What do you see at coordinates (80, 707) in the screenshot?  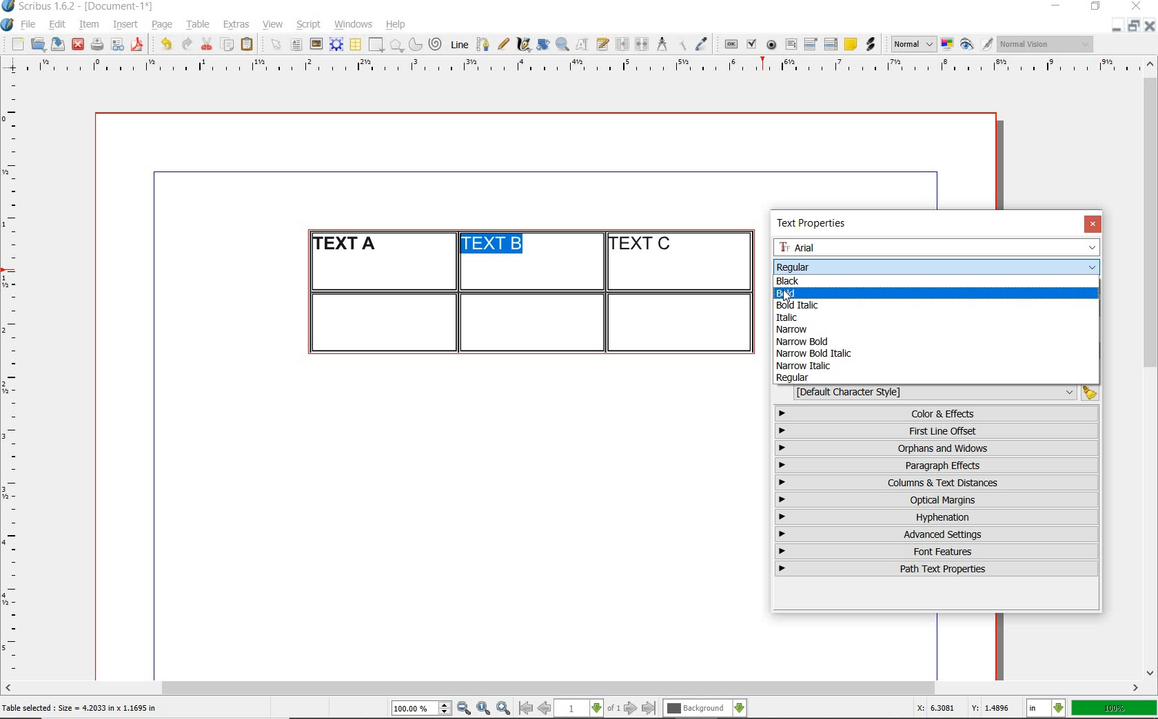 I see `Table selected : Size = 4.2033 in x 1.1695 in` at bounding box center [80, 707].